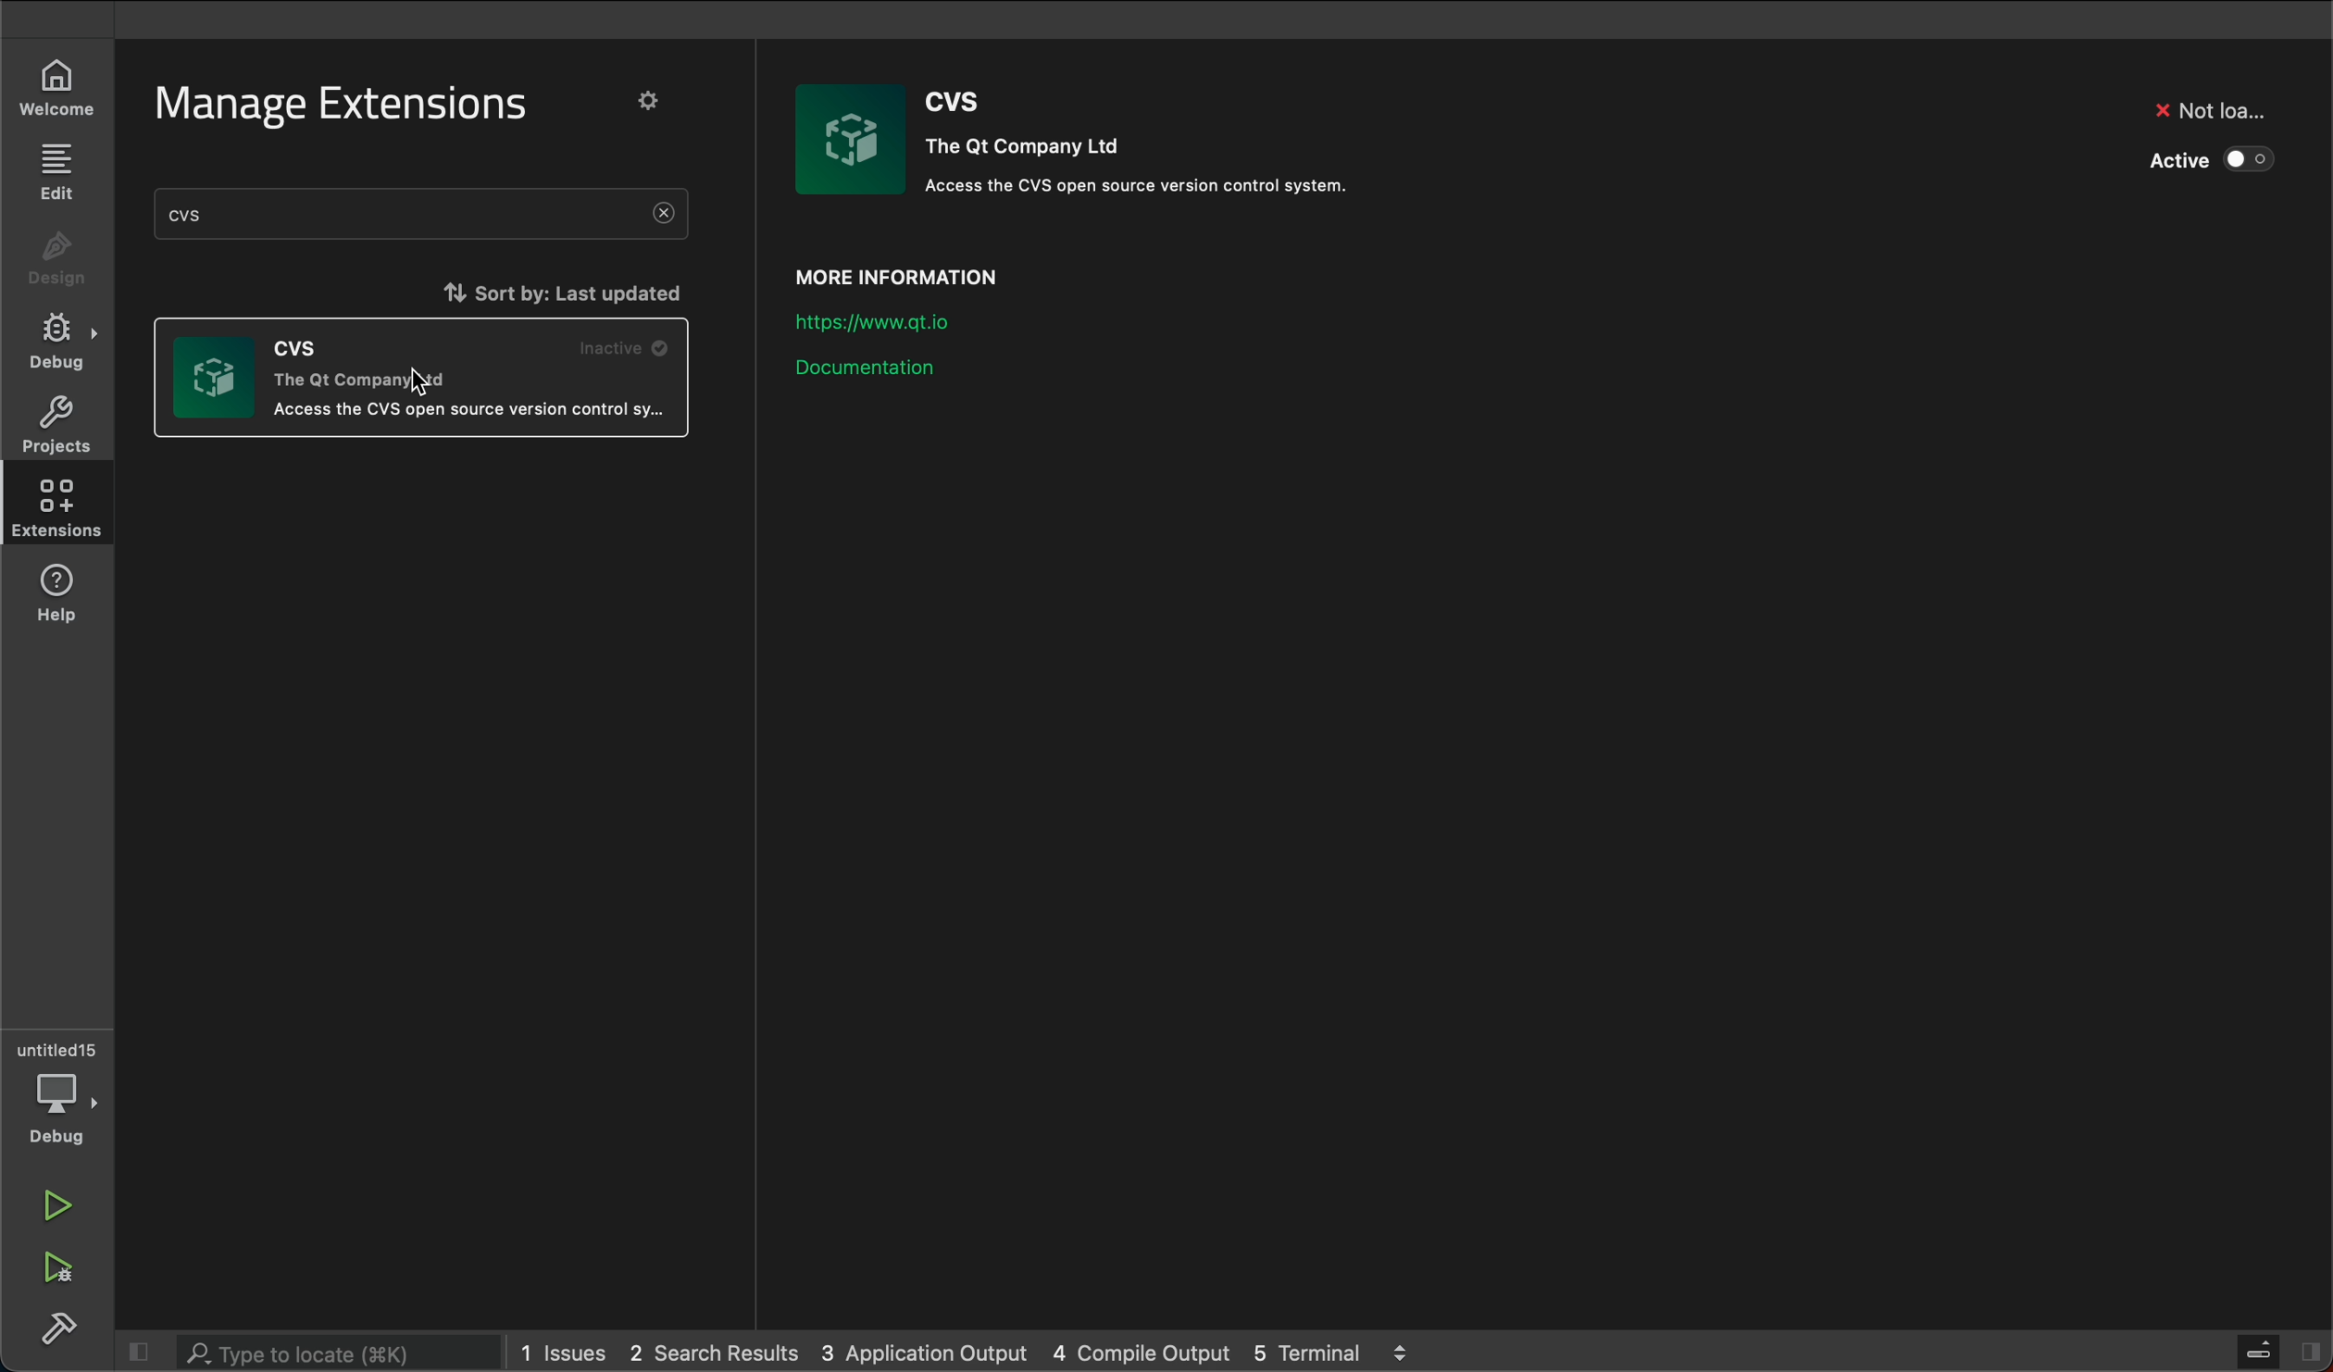  What do you see at coordinates (49, 93) in the screenshot?
I see `welcome` at bounding box center [49, 93].